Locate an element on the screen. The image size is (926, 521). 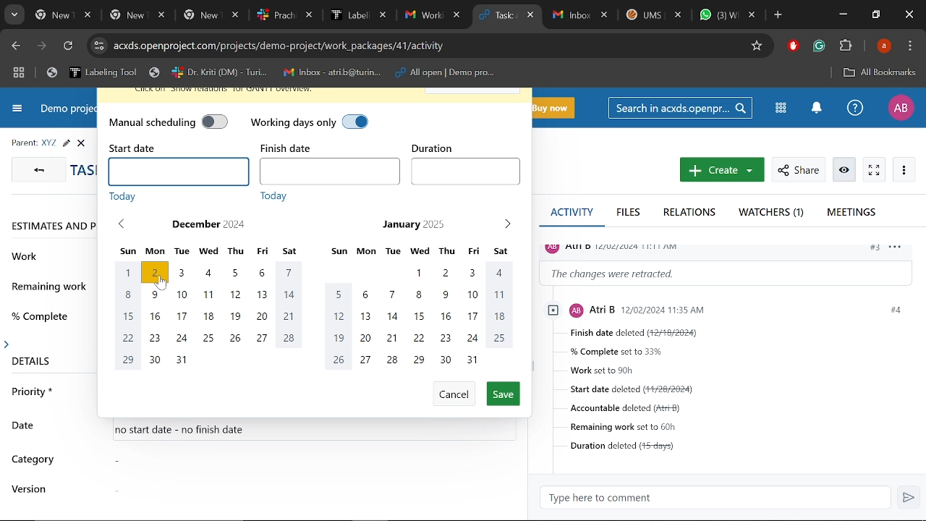
today is located at coordinates (276, 195).